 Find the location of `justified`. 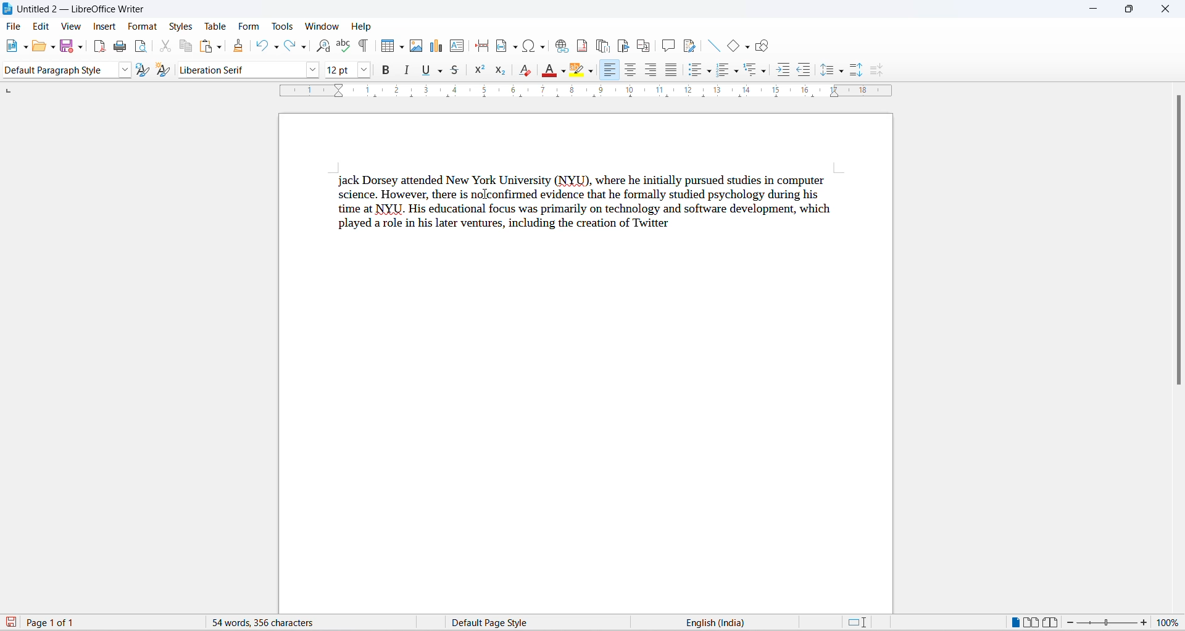

justified is located at coordinates (670, 70).